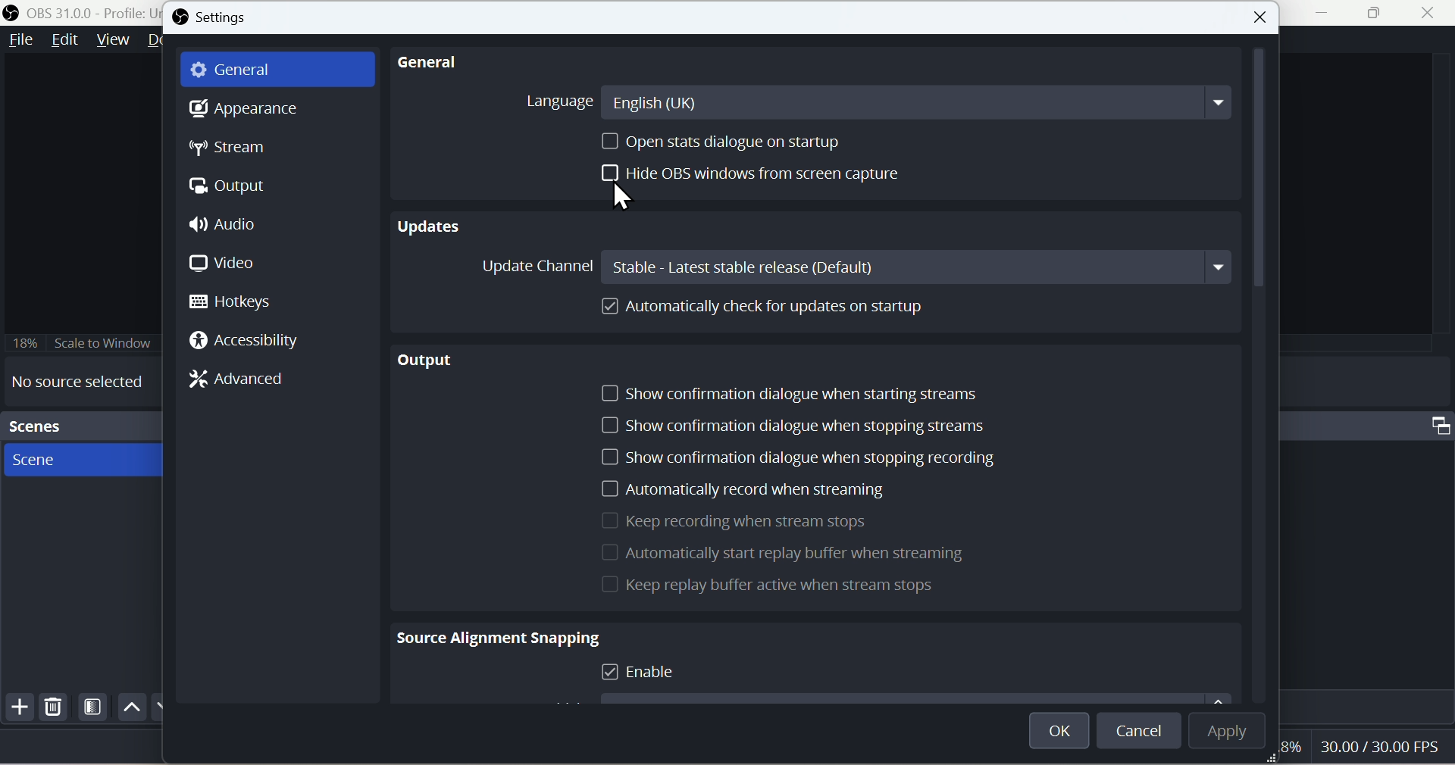 This screenshot has height=765, width=1455. I want to click on Hide OBS windows, so click(750, 178).